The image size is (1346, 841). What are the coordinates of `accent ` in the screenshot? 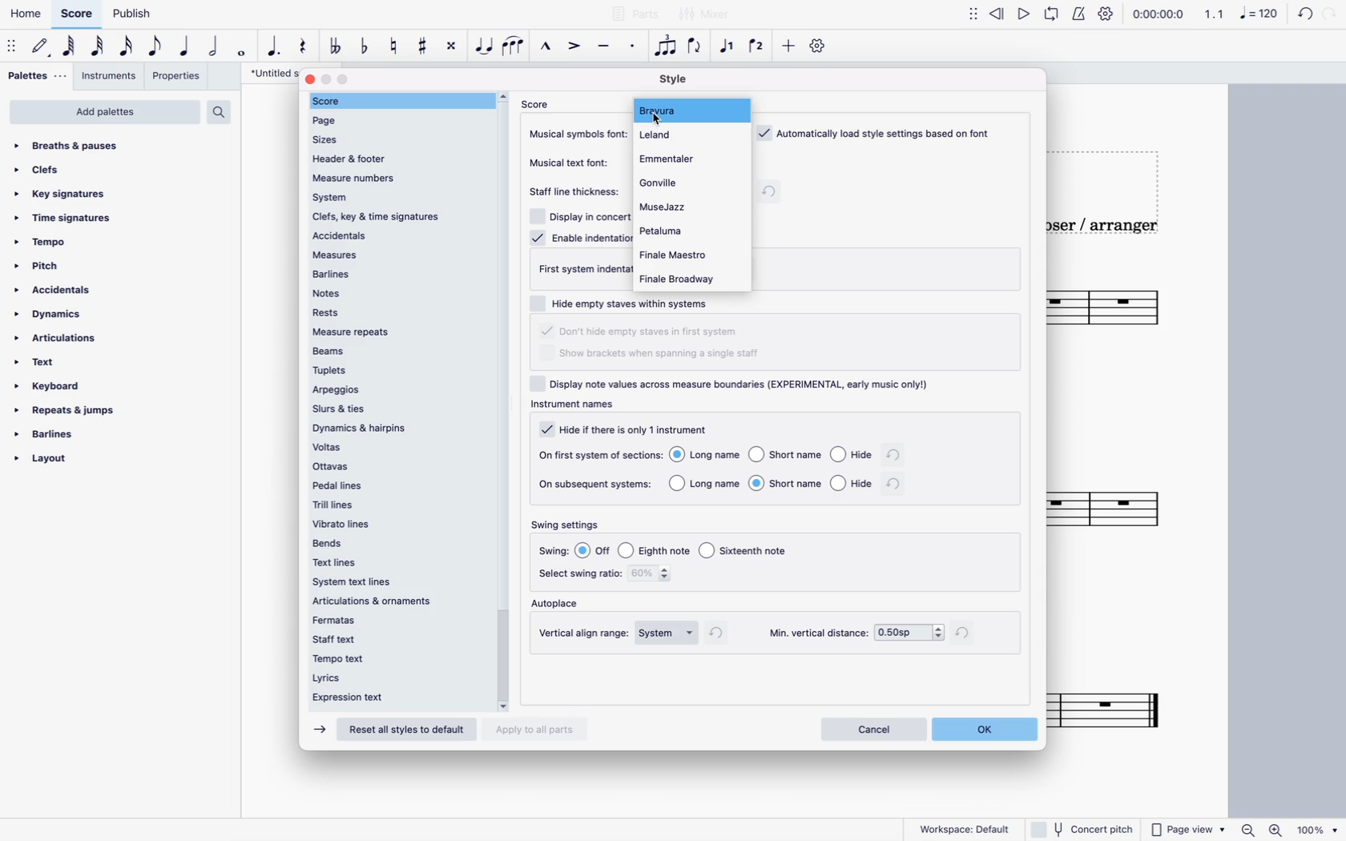 It's located at (576, 50).